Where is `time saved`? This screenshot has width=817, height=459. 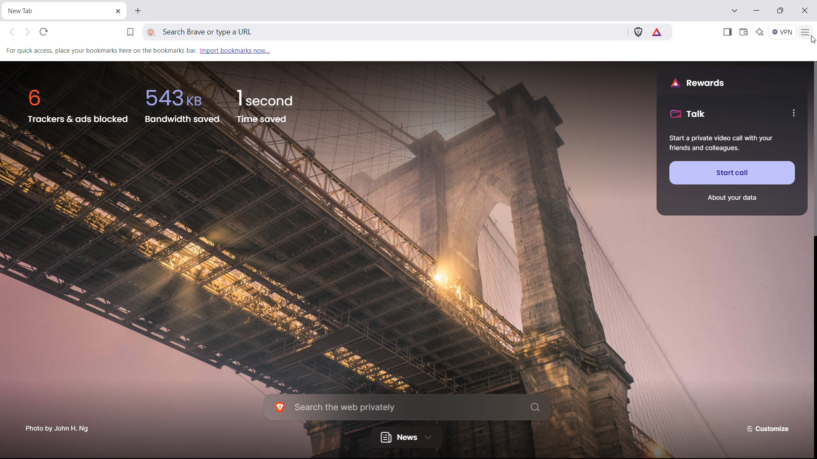
time saved is located at coordinates (266, 119).